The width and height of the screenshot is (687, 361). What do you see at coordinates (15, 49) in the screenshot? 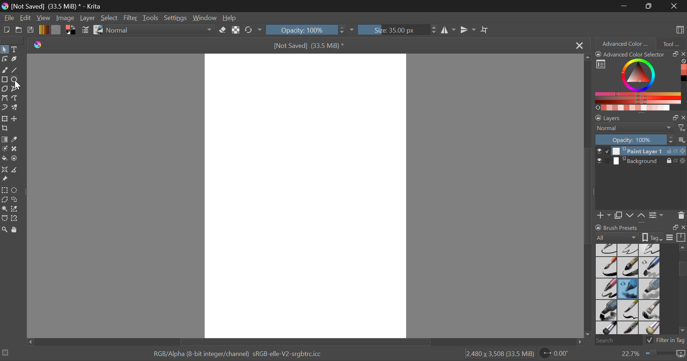
I see `Text` at bounding box center [15, 49].